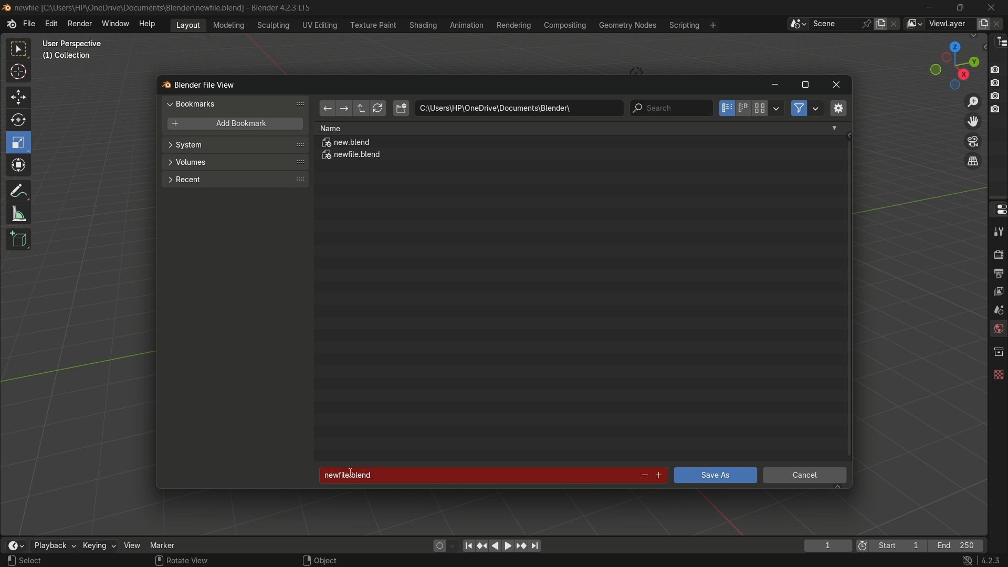  What do you see at coordinates (726, 108) in the screenshot?
I see `vertical list` at bounding box center [726, 108].